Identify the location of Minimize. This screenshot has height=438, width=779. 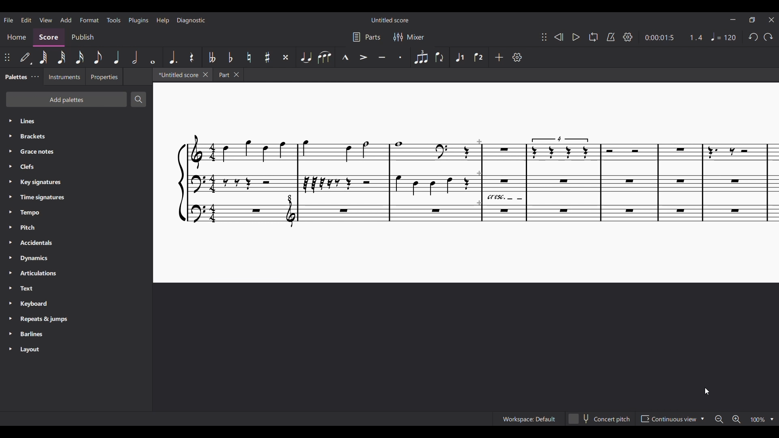
(732, 19).